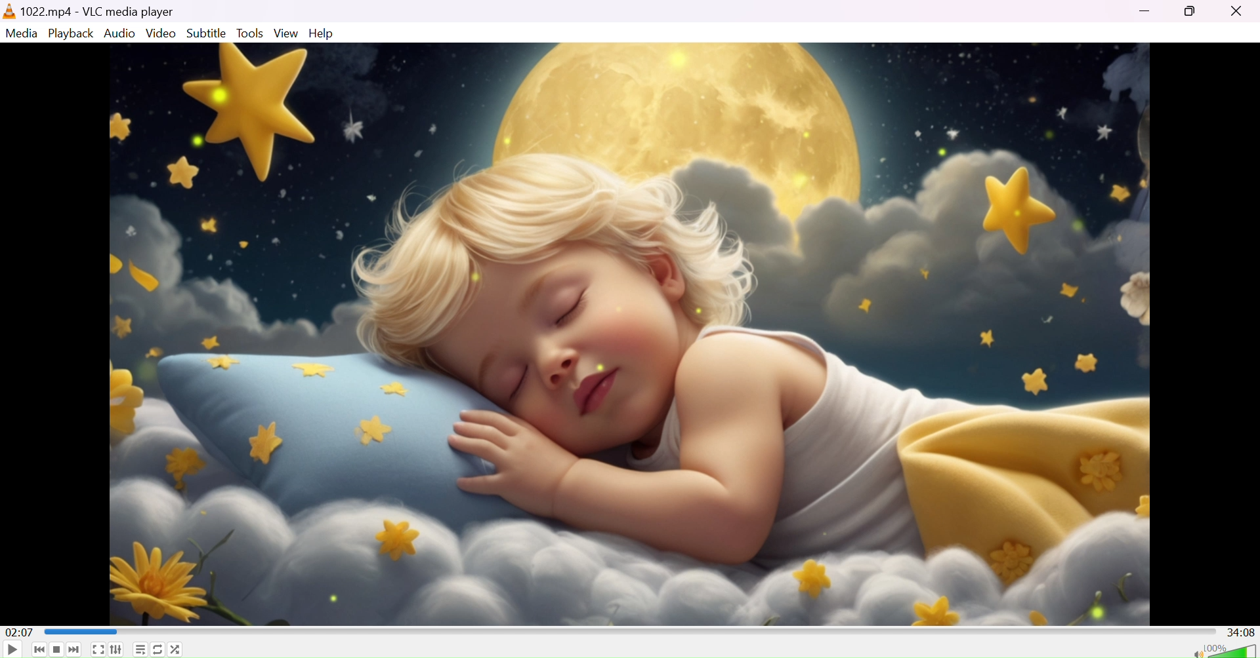  Describe the element at coordinates (88, 10) in the screenshot. I see `1022.mp4 - VLC media player` at that location.